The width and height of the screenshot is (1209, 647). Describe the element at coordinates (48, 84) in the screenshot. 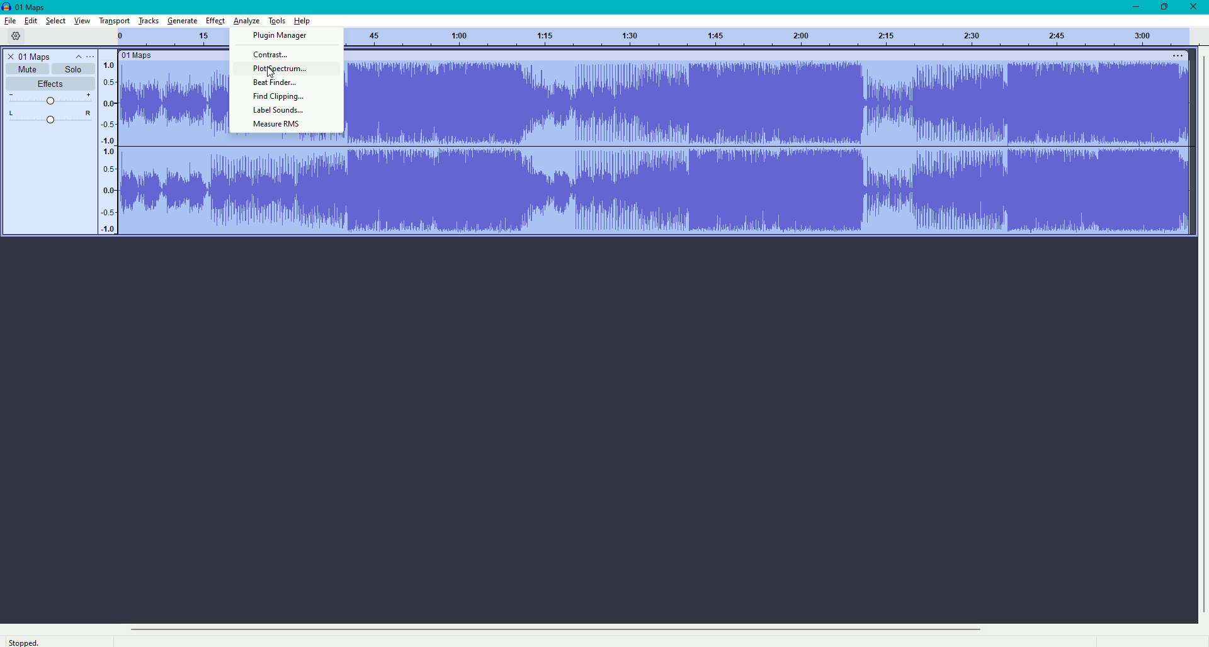

I see `Effects` at that location.